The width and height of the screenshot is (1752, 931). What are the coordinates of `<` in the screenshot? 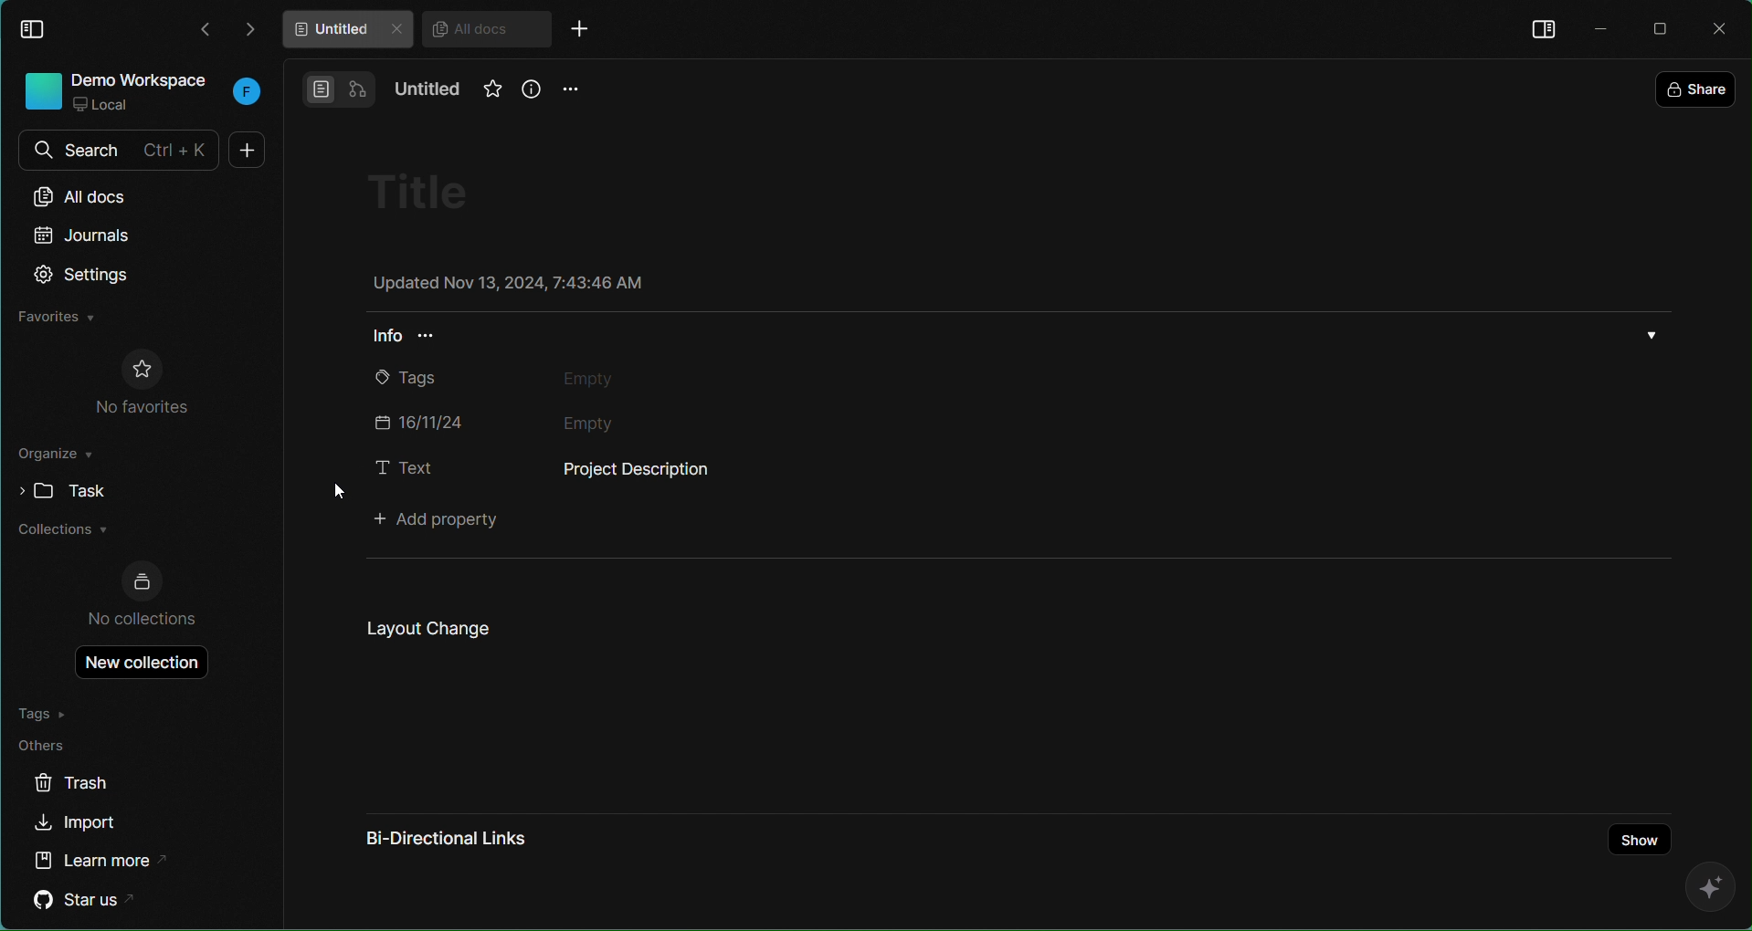 It's located at (205, 31).